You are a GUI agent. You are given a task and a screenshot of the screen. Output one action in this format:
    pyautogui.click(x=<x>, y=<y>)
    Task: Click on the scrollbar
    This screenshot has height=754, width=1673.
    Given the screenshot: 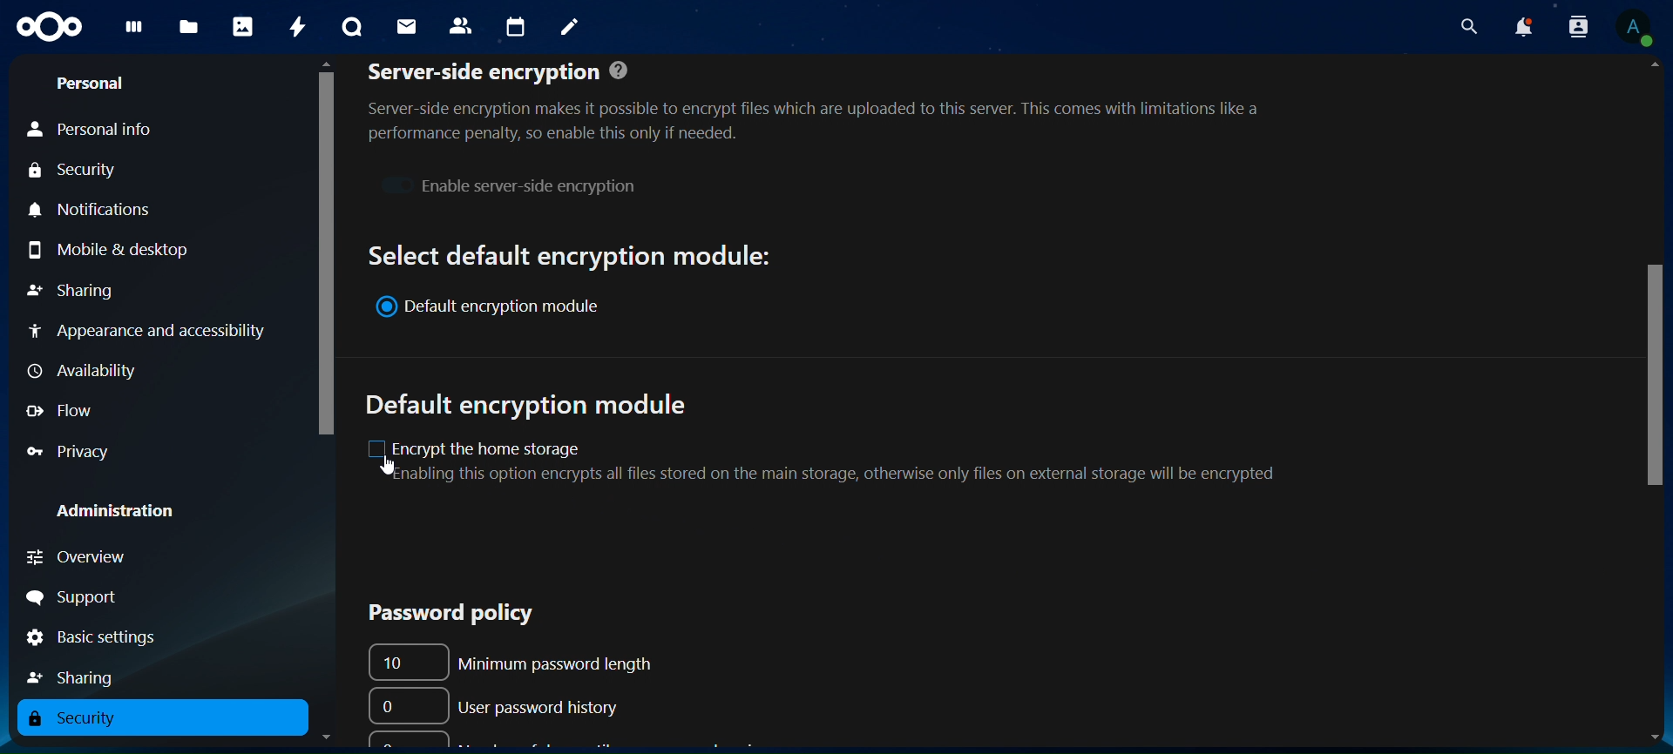 What is the action you would take?
    pyautogui.click(x=326, y=251)
    